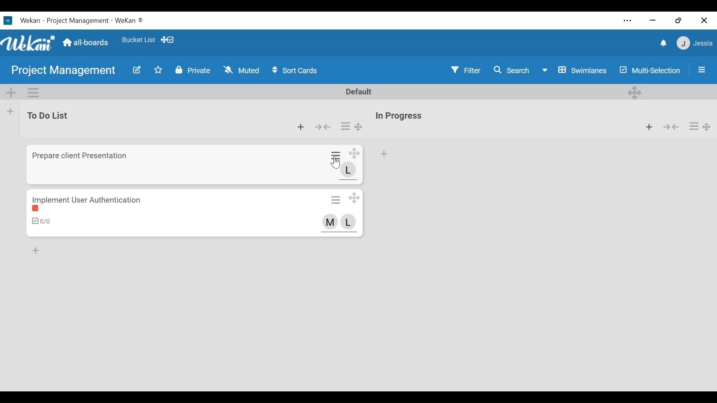 The image size is (717, 403). What do you see at coordinates (33, 92) in the screenshot?
I see `Swimlane actions` at bounding box center [33, 92].